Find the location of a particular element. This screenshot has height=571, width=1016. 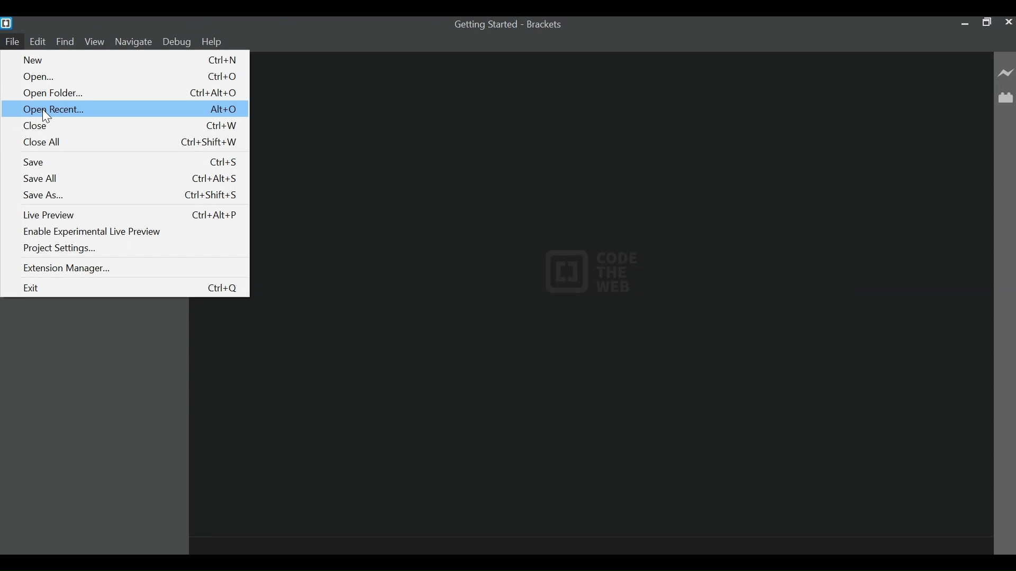

Close is located at coordinates (132, 126).